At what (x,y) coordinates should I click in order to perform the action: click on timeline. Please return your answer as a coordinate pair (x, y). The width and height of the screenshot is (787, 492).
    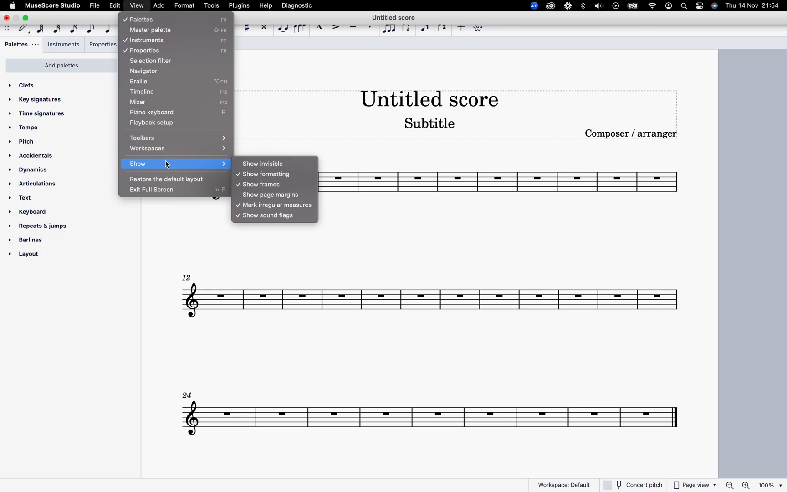
    Looking at the image, I should click on (168, 92).